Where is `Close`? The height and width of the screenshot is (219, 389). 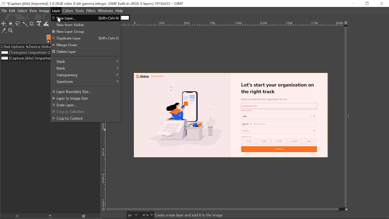
Close is located at coordinates (382, 4).